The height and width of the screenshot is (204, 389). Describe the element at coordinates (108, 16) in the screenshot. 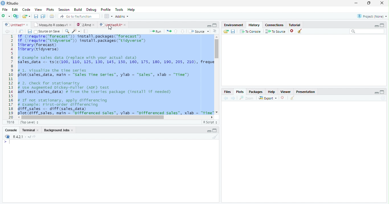

I see `Workplace panes` at that location.